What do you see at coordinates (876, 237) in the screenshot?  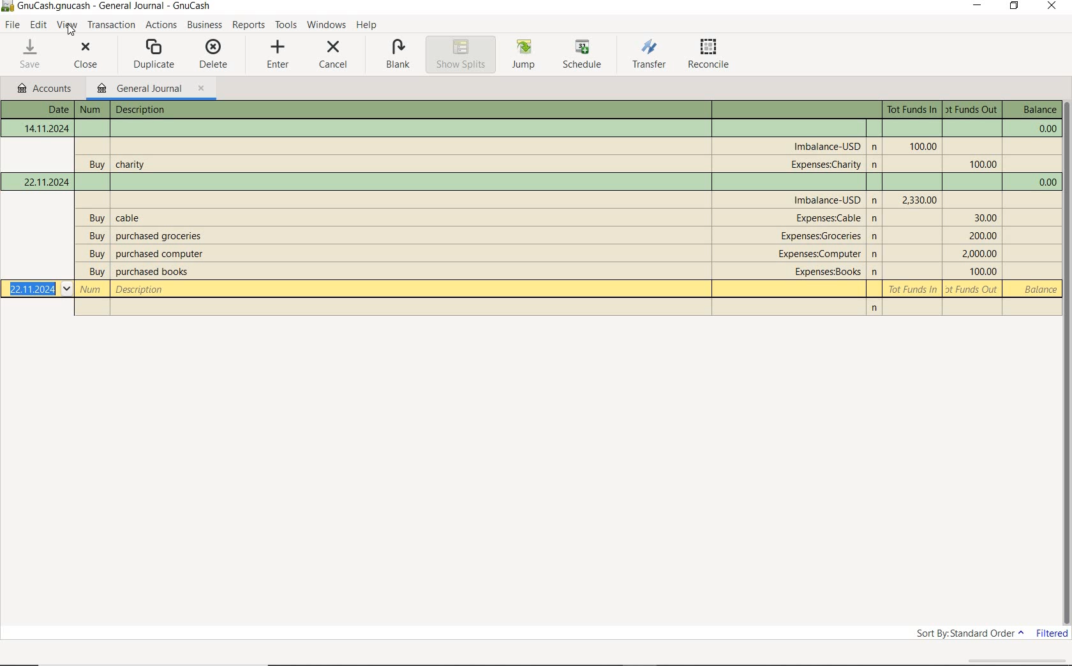 I see `n` at bounding box center [876, 237].